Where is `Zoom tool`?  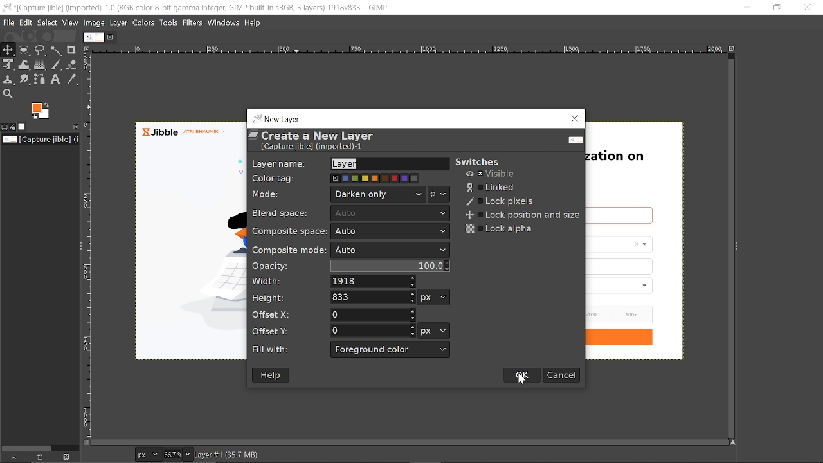
Zoom tool is located at coordinates (7, 93).